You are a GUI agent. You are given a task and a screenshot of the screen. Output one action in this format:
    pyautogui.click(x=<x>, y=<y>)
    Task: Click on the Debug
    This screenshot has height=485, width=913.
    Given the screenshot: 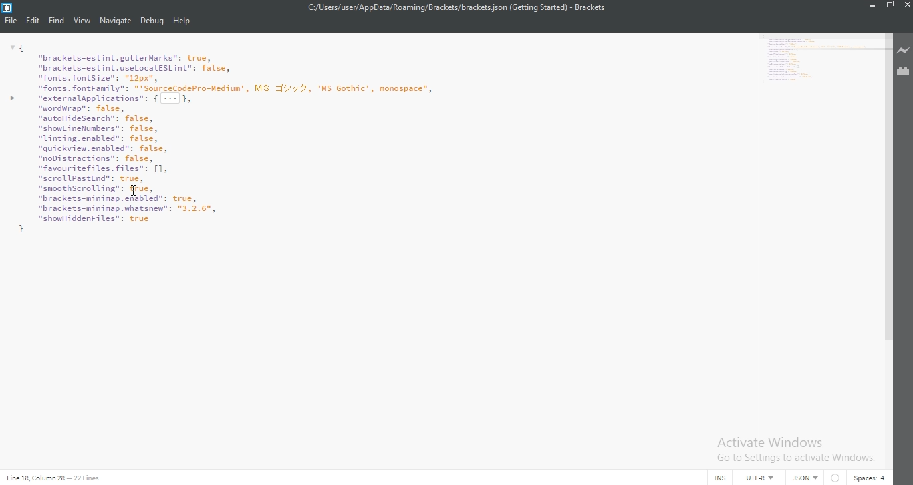 What is the action you would take?
    pyautogui.click(x=152, y=22)
    